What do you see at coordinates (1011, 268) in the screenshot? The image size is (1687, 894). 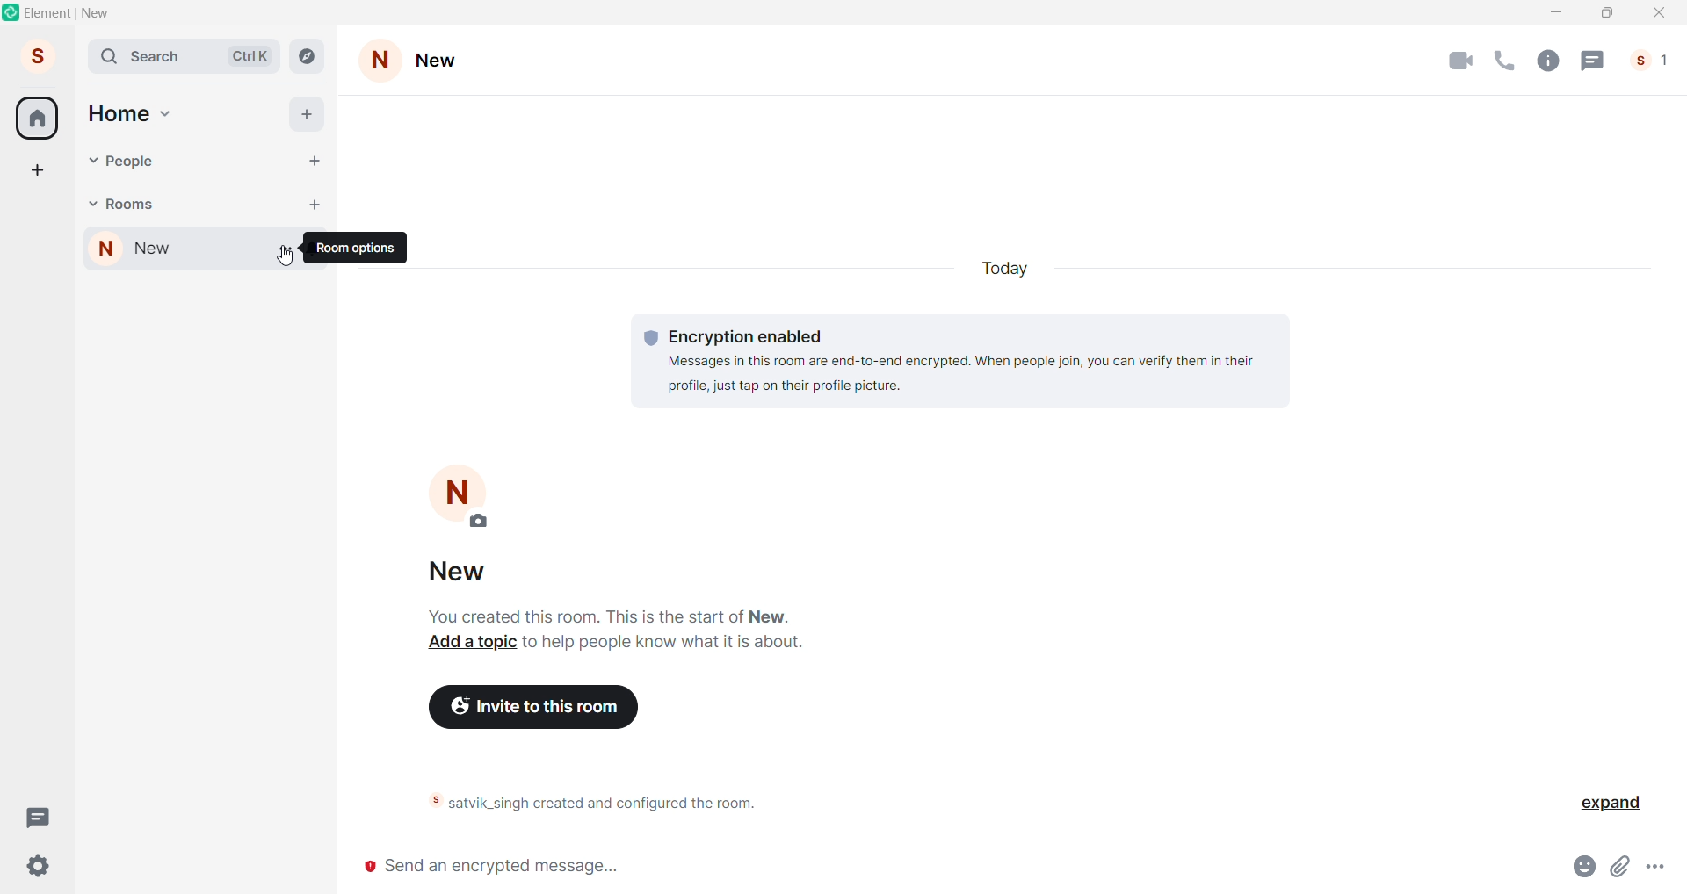 I see `Today` at bounding box center [1011, 268].